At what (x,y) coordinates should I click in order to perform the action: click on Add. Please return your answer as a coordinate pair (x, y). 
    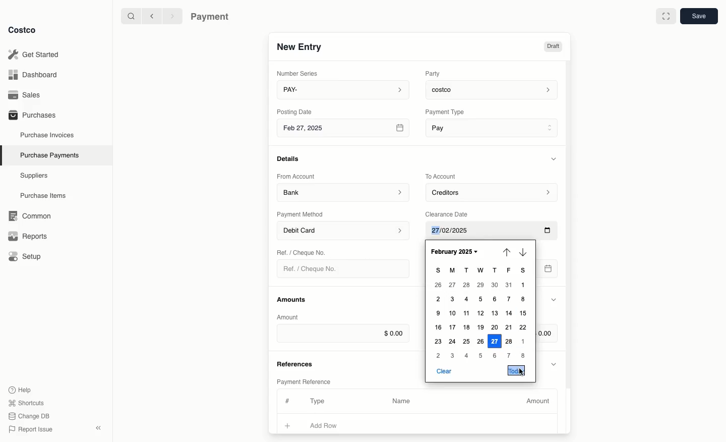
    Looking at the image, I should click on (288, 424).